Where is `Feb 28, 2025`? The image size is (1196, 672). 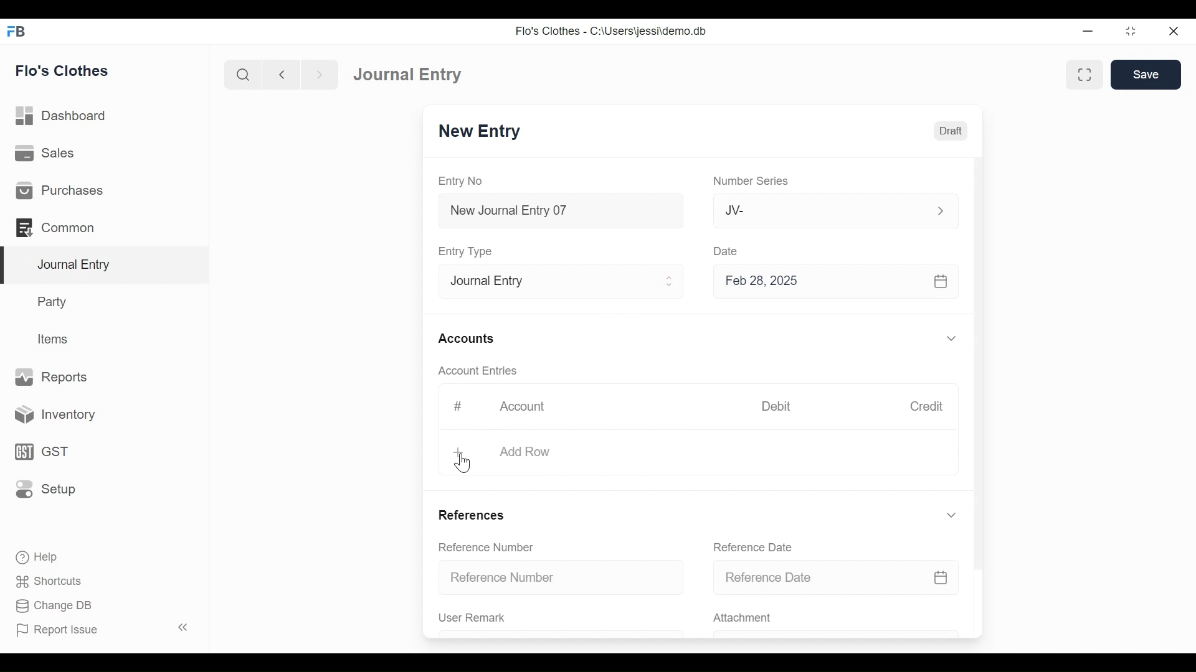 Feb 28, 2025 is located at coordinates (830, 283).